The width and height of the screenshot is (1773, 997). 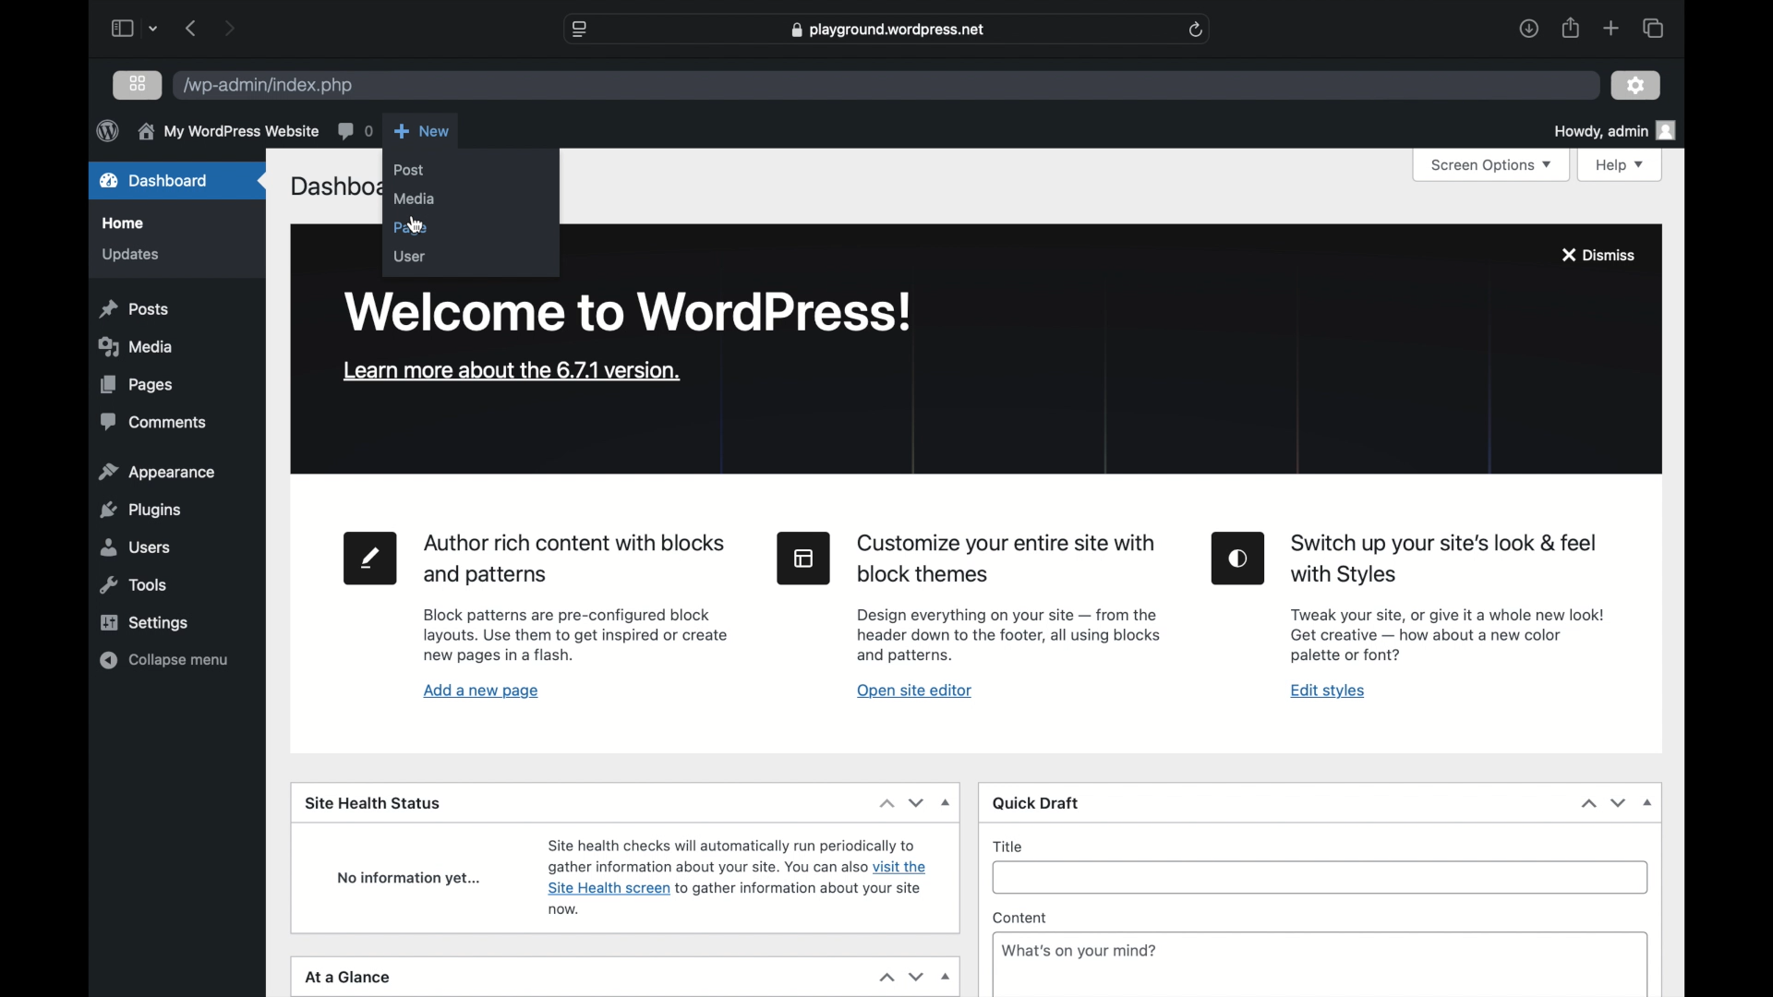 I want to click on open site editor, so click(x=914, y=691).